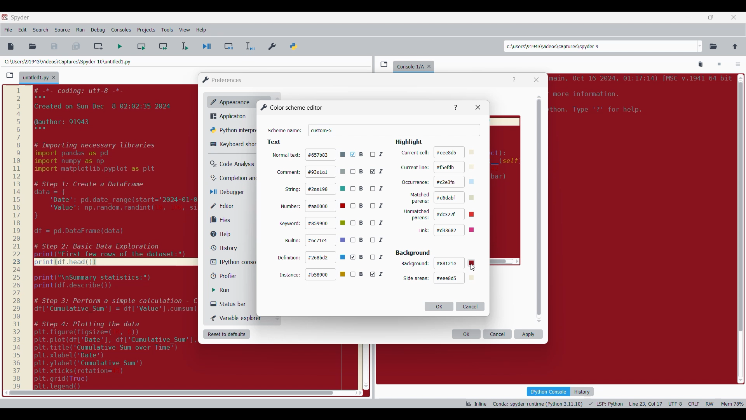 The height and width of the screenshot is (420, 746). What do you see at coordinates (232, 164) in the screenshot?
I see `Code analysis` at bounding box center [232, 164].